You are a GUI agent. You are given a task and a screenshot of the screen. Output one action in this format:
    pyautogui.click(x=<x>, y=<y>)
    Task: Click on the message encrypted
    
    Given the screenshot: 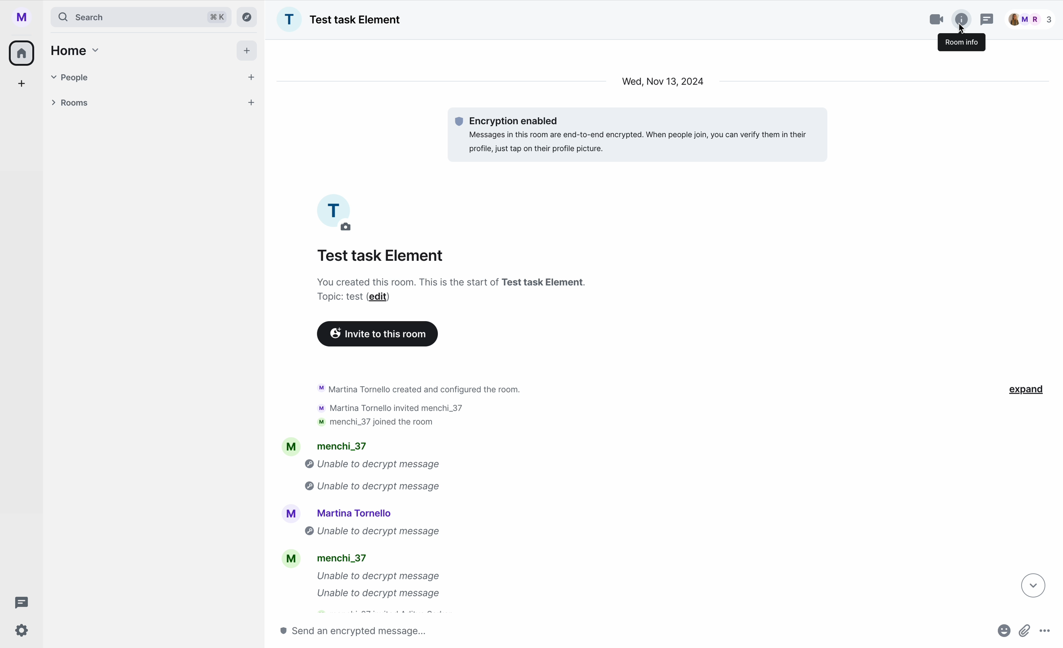 What is the action you would take?
    pyautogui.click(x=640, y=135)
    